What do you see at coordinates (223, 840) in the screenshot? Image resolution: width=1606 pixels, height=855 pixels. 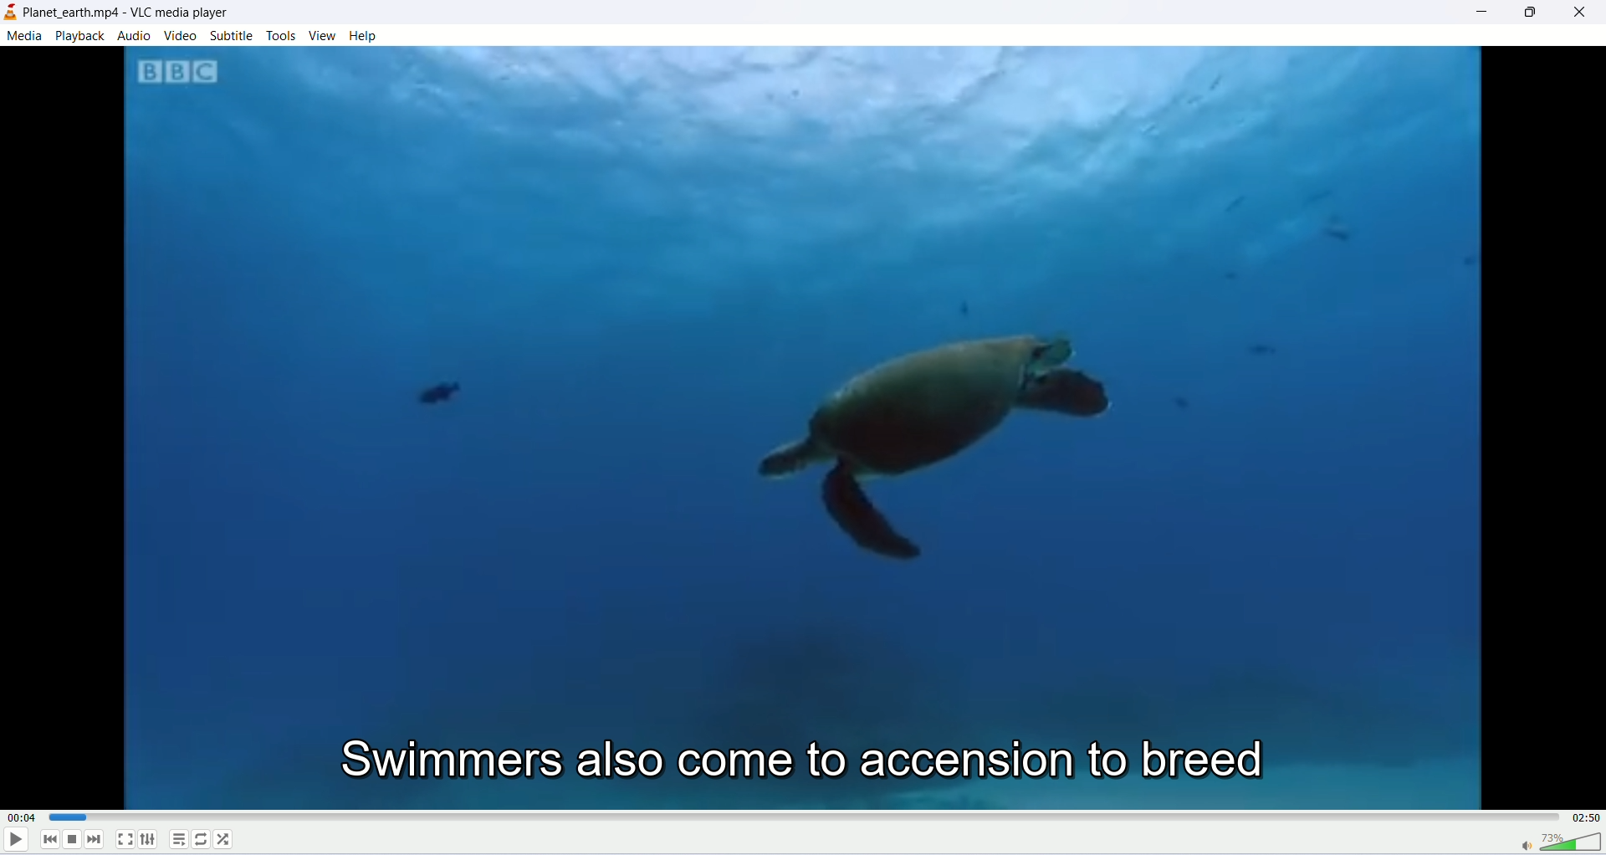 I see `shuffle` at bounding box center [223, 840].